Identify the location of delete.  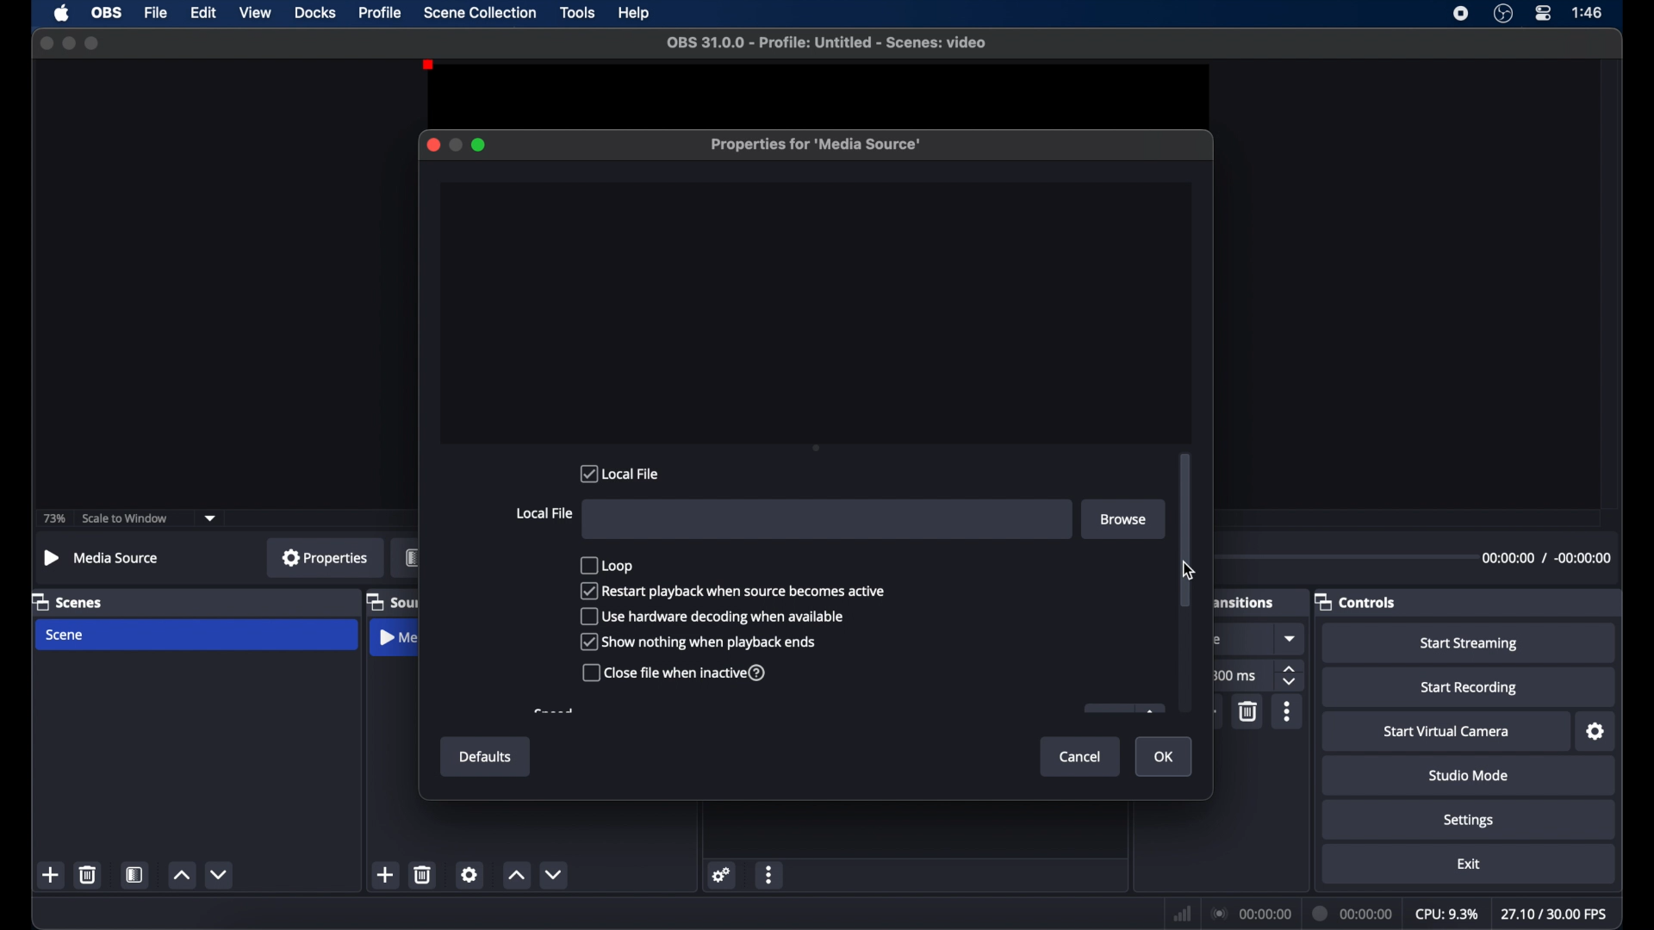
(89, 874).